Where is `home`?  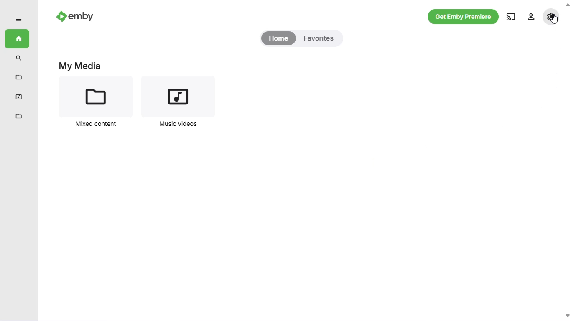
home is located at coordinates (278, 38).